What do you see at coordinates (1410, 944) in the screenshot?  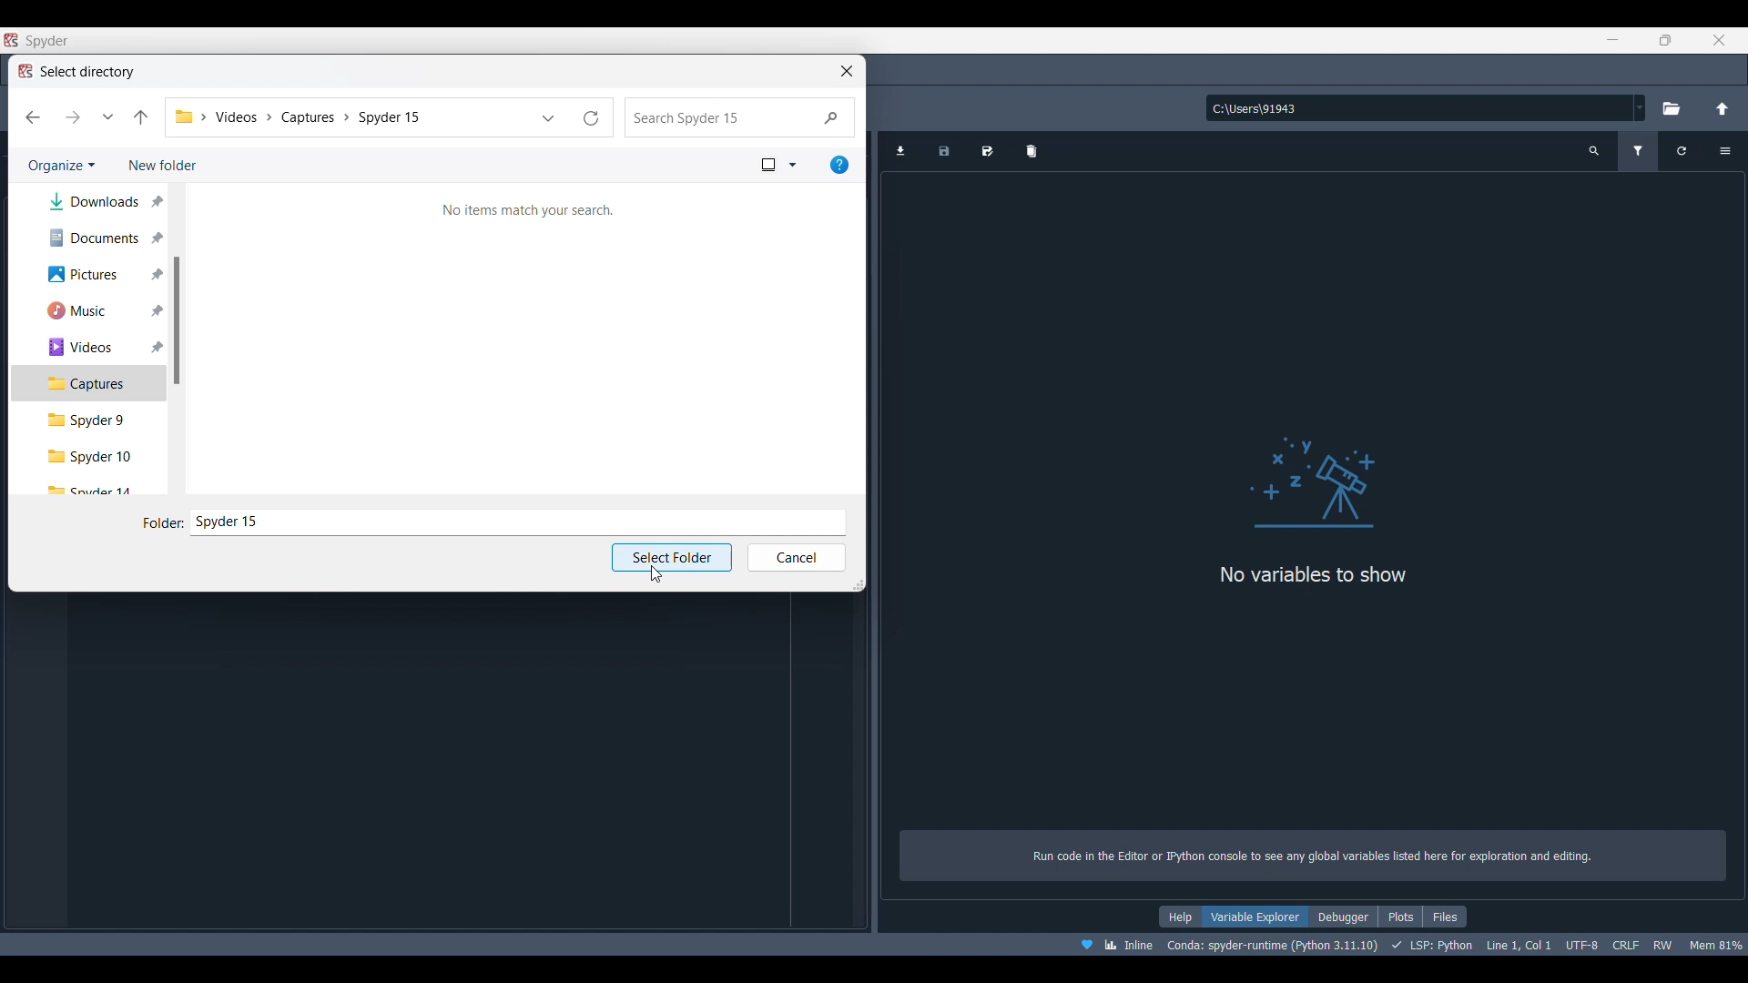 I see `Code details` at bounding box center [1410, 944].